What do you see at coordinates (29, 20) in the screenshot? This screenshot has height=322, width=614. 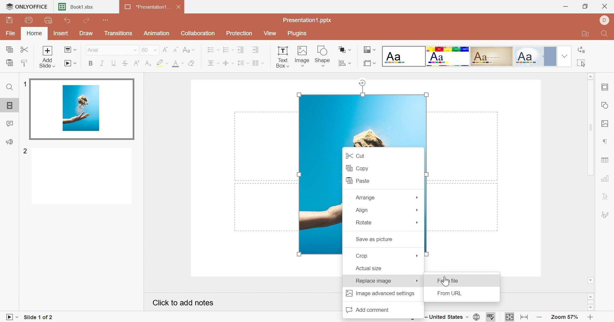 I see `Print` at bounding box center [29, 20].